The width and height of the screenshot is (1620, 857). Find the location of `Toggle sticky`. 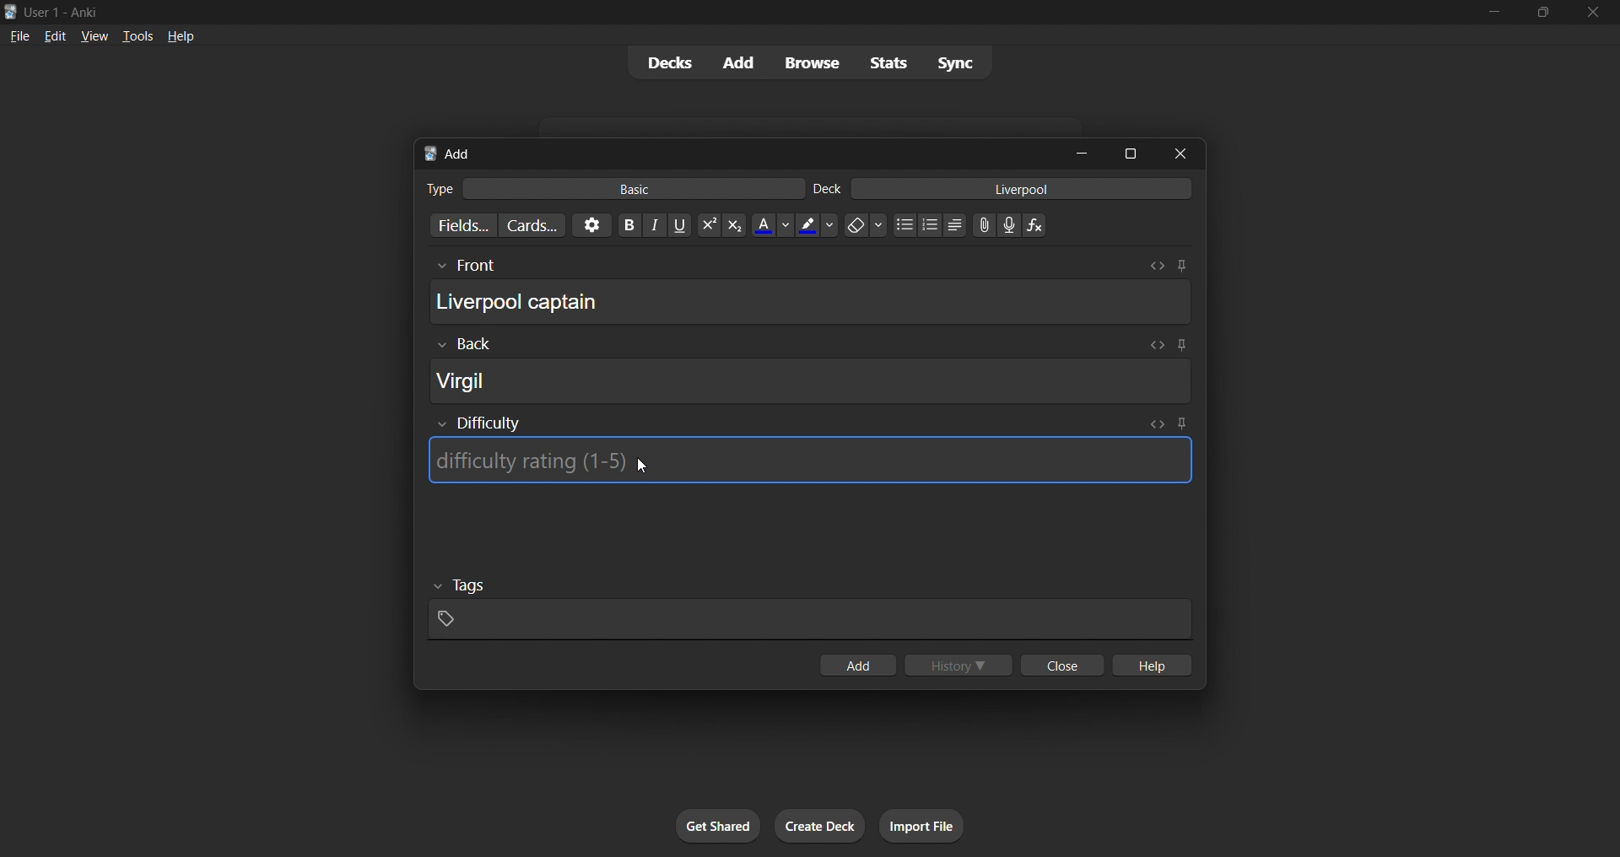

Toggle sticky is located at coordinates (1181, 425).